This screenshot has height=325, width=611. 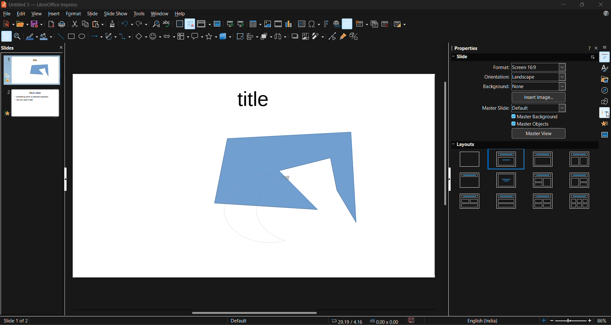 What do you see at coordinates (253, 37) in the screenshot?
I see `align objects` at bounding box center [253, 37].